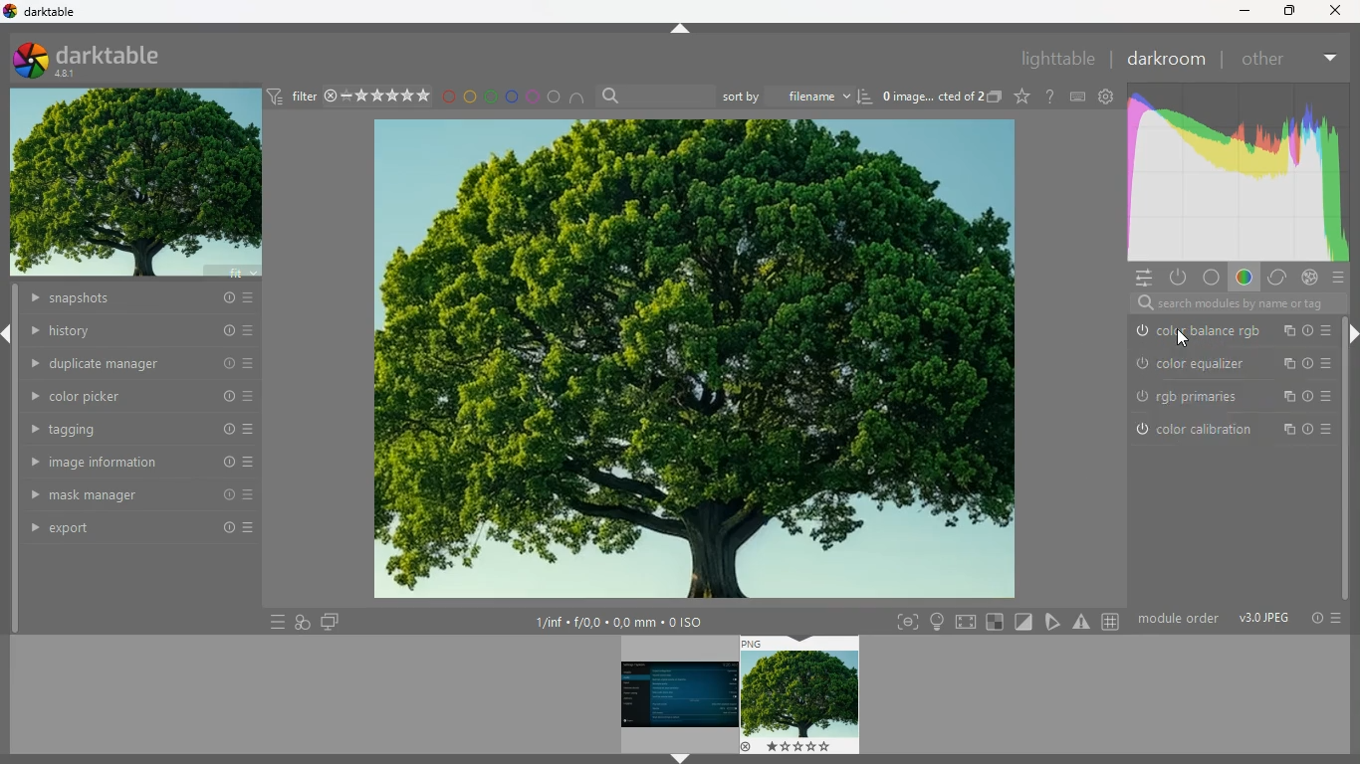 The image size is (1360, 764). I want to click on darktable, so click(104, 59).